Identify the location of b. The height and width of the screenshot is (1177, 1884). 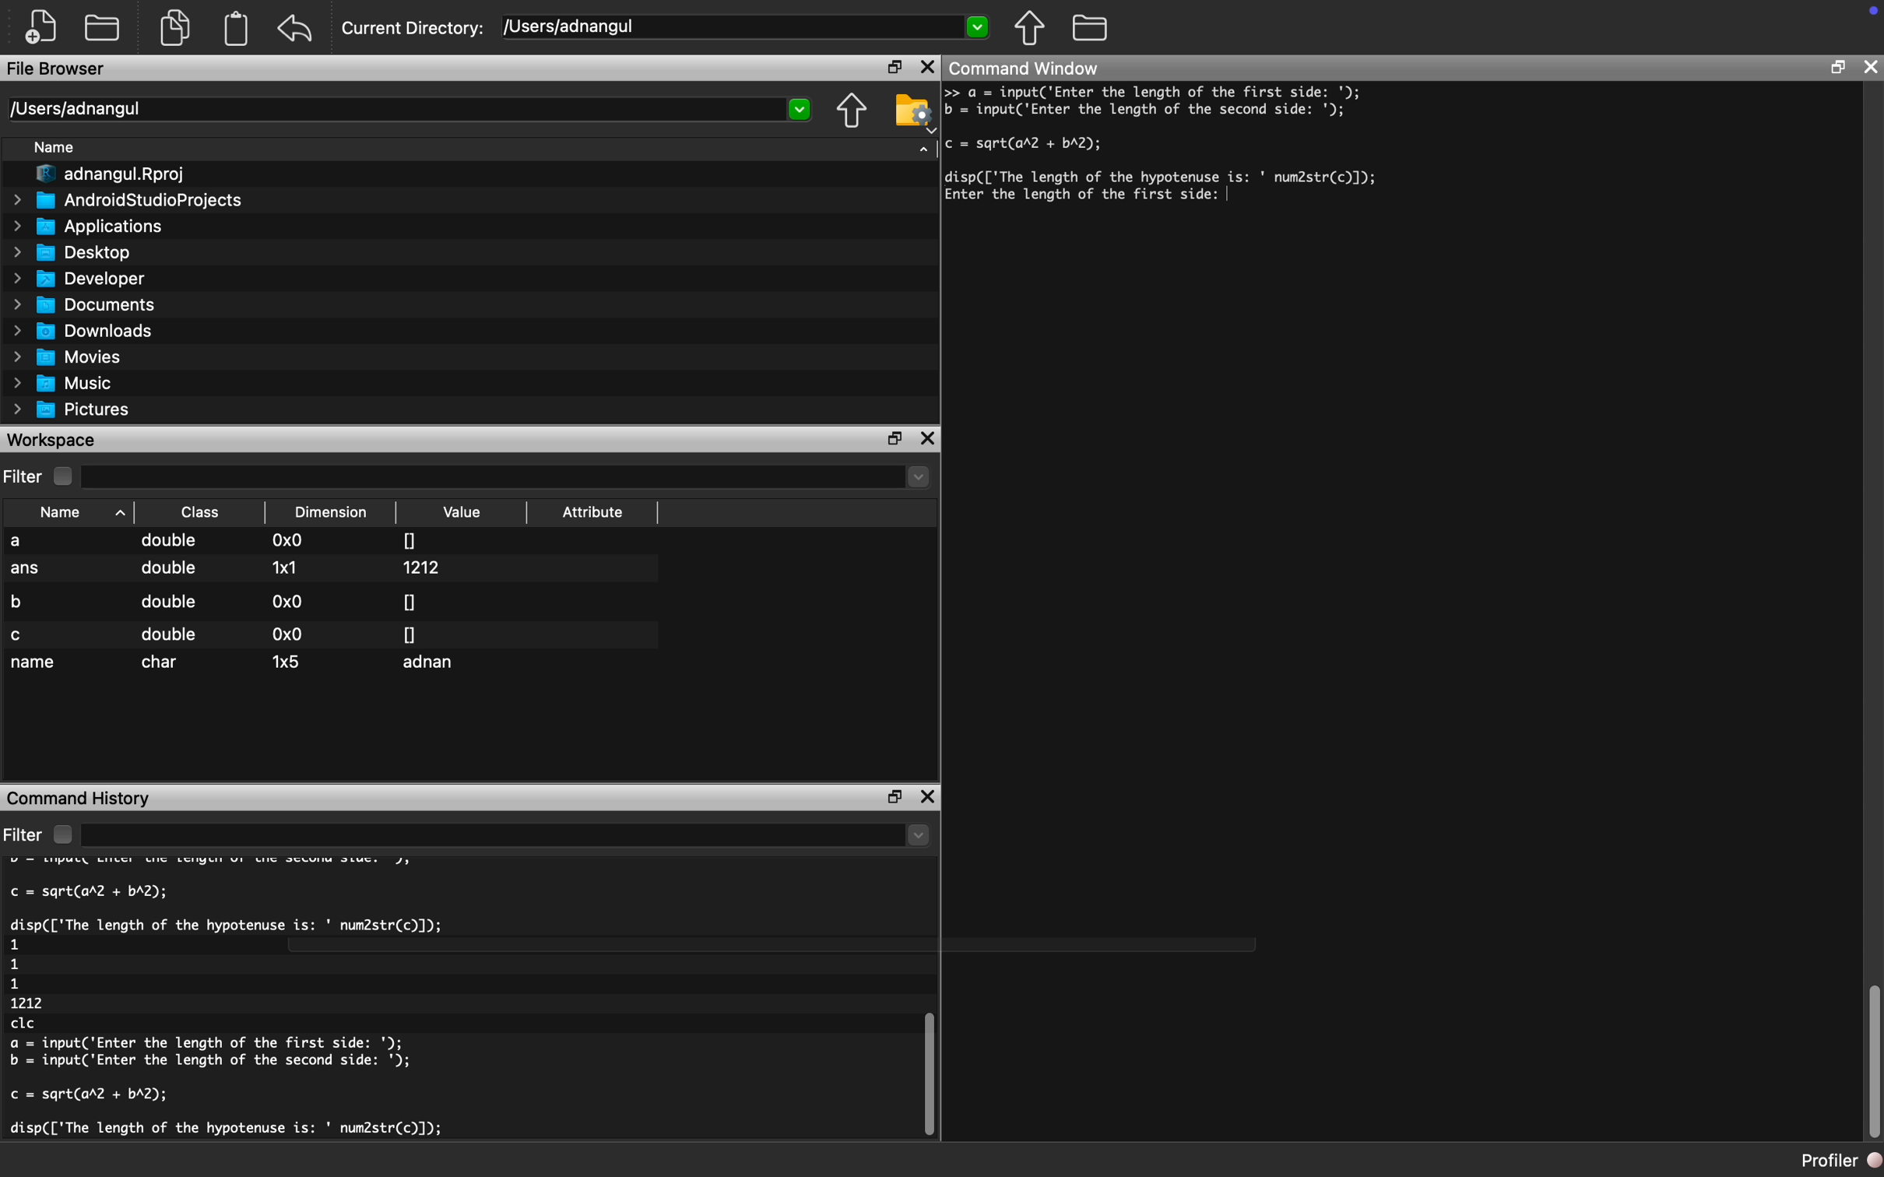
(23, 599).